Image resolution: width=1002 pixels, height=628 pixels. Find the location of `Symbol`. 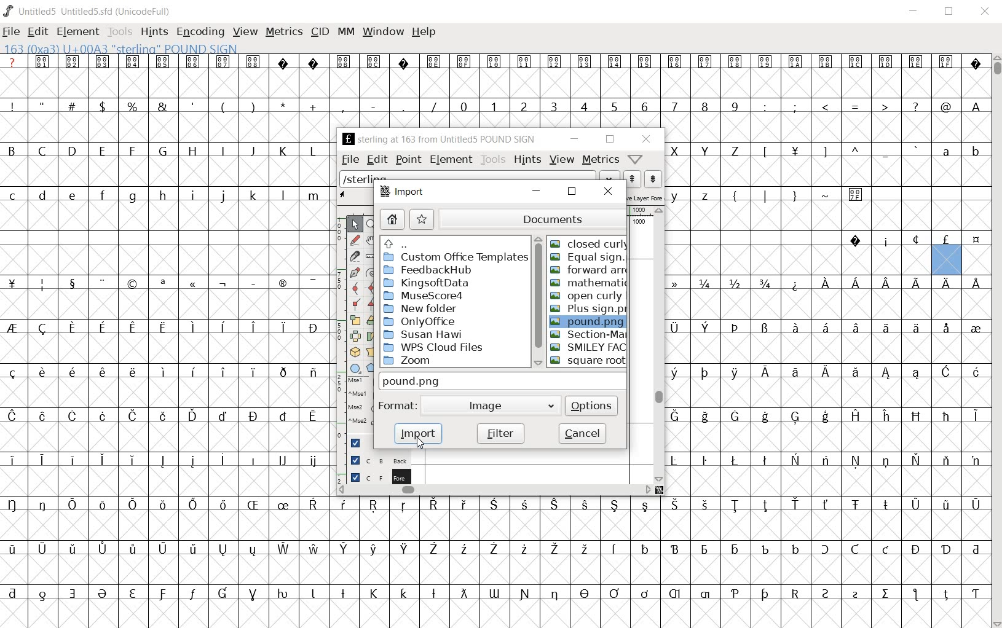

Symbol is located at coordinates (15, 284).